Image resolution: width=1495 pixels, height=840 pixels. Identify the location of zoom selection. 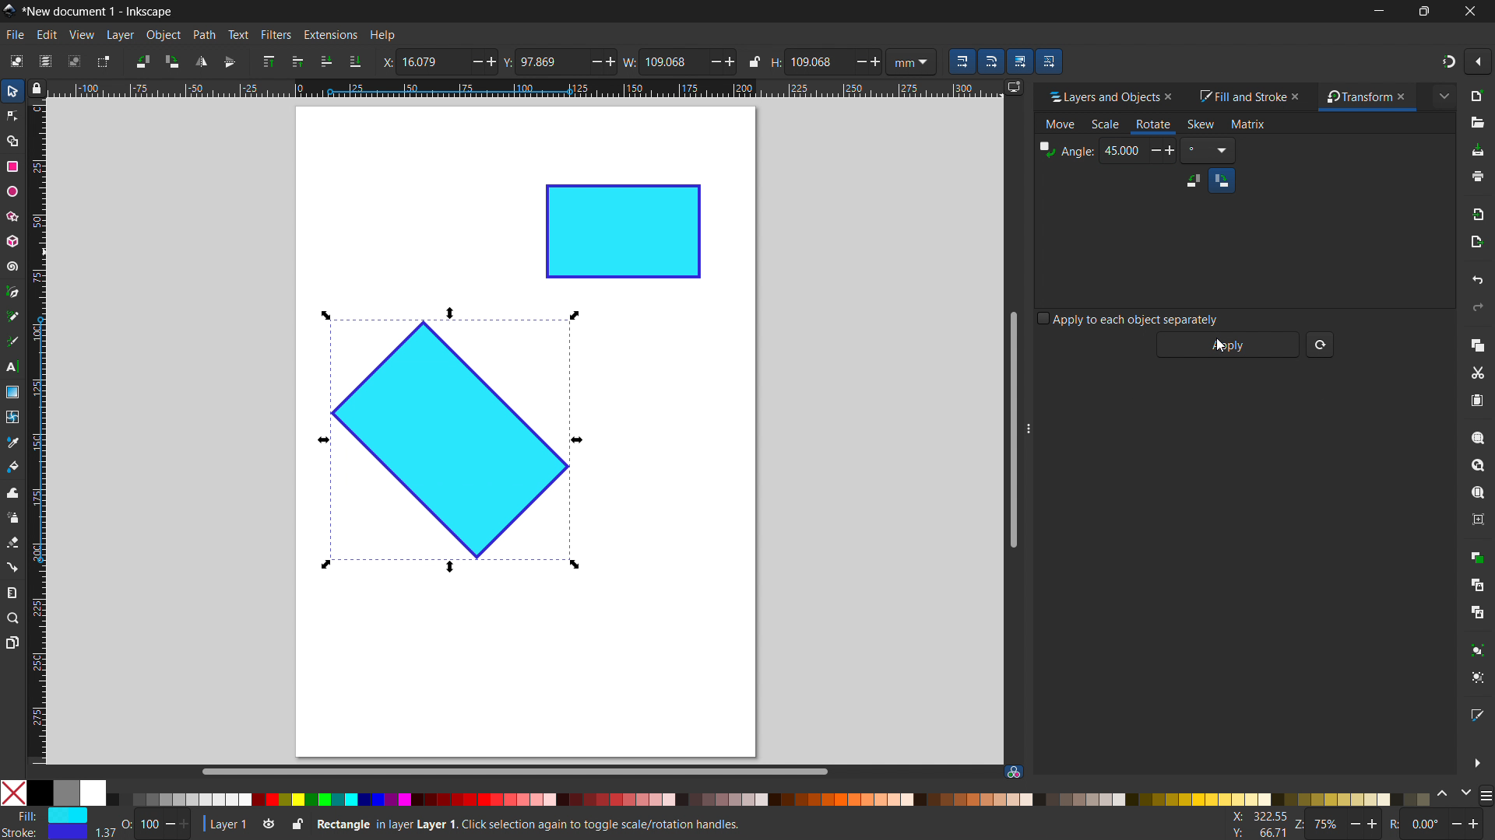
(1478, 438).